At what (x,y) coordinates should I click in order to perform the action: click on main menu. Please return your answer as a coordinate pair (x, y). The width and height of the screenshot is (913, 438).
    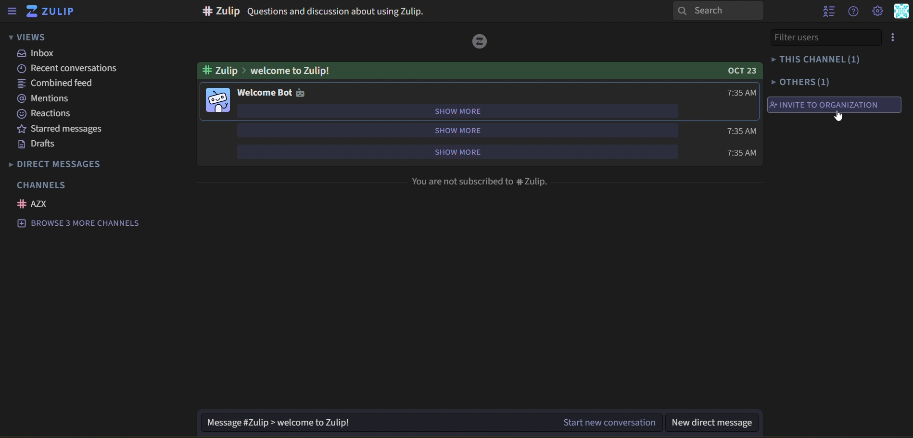
    Looking at the image, I should click on (877, 11).